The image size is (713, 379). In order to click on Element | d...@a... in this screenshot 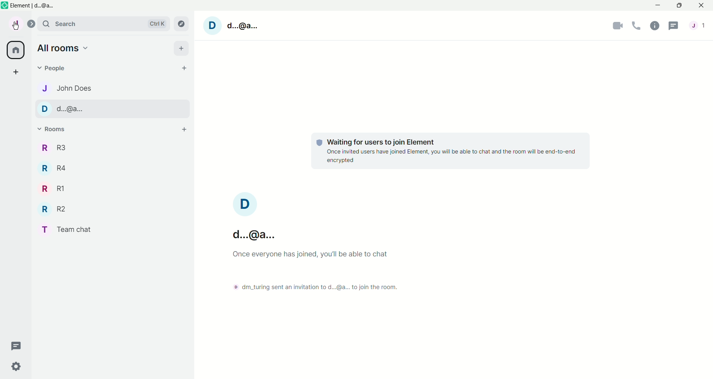, I will do `click(34, 6)`.